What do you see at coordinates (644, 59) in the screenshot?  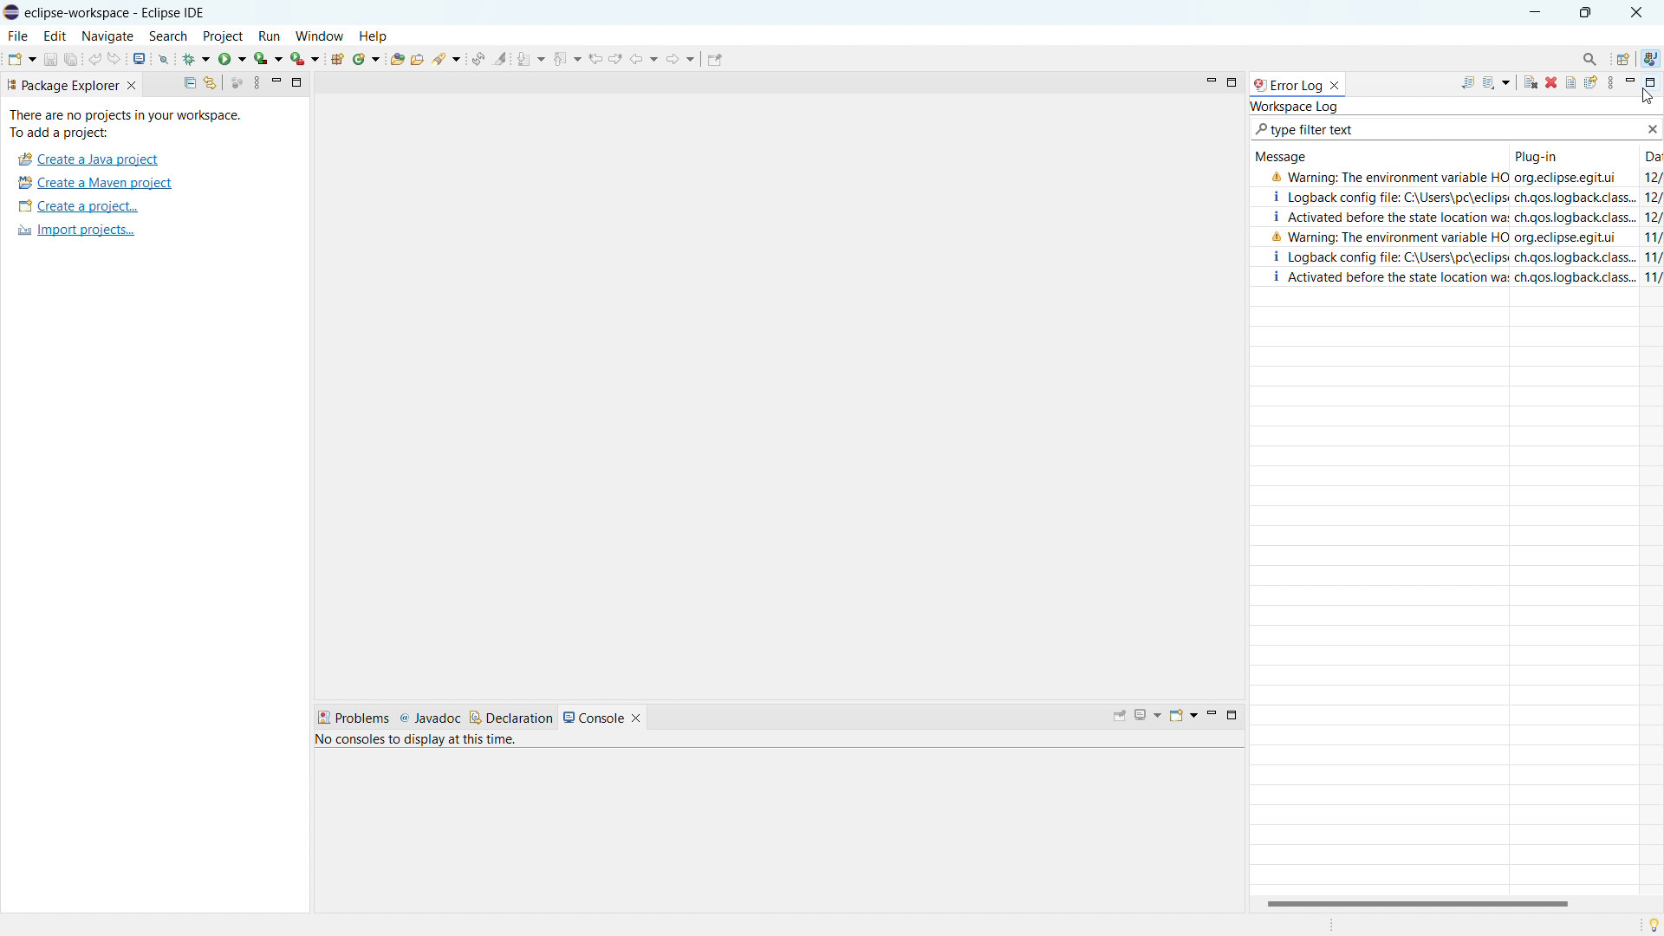 I see `back` at bounding box center [644, 59].